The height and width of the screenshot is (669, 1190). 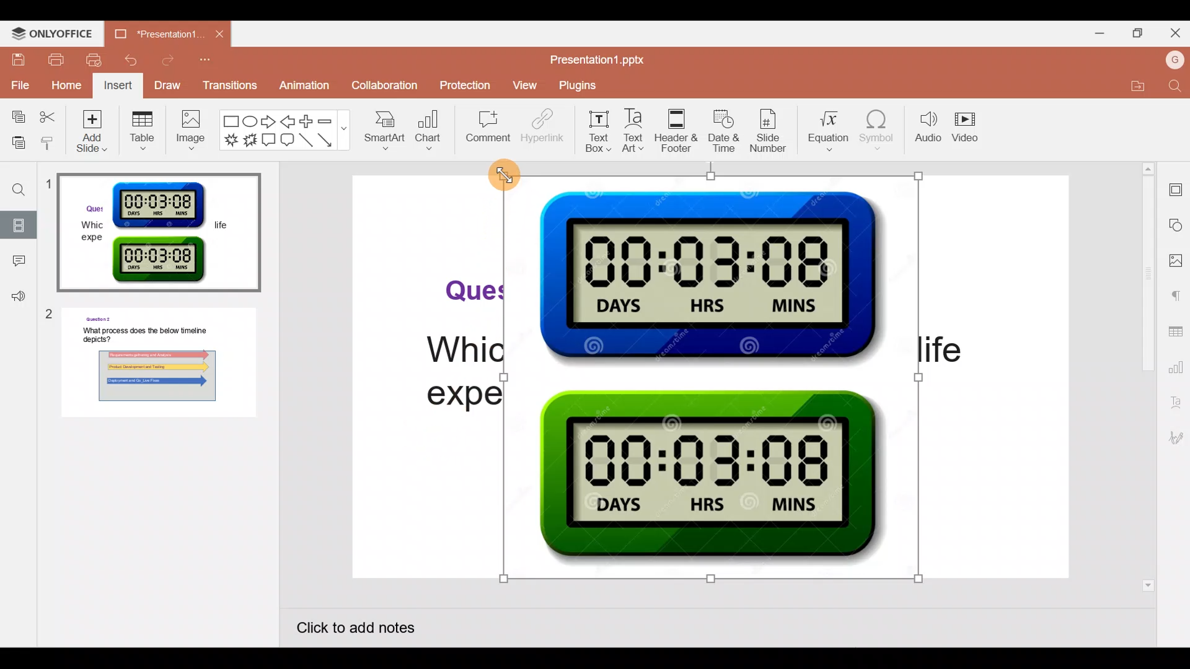 I want to click on Feedback & support, so click(x=14, y=297).